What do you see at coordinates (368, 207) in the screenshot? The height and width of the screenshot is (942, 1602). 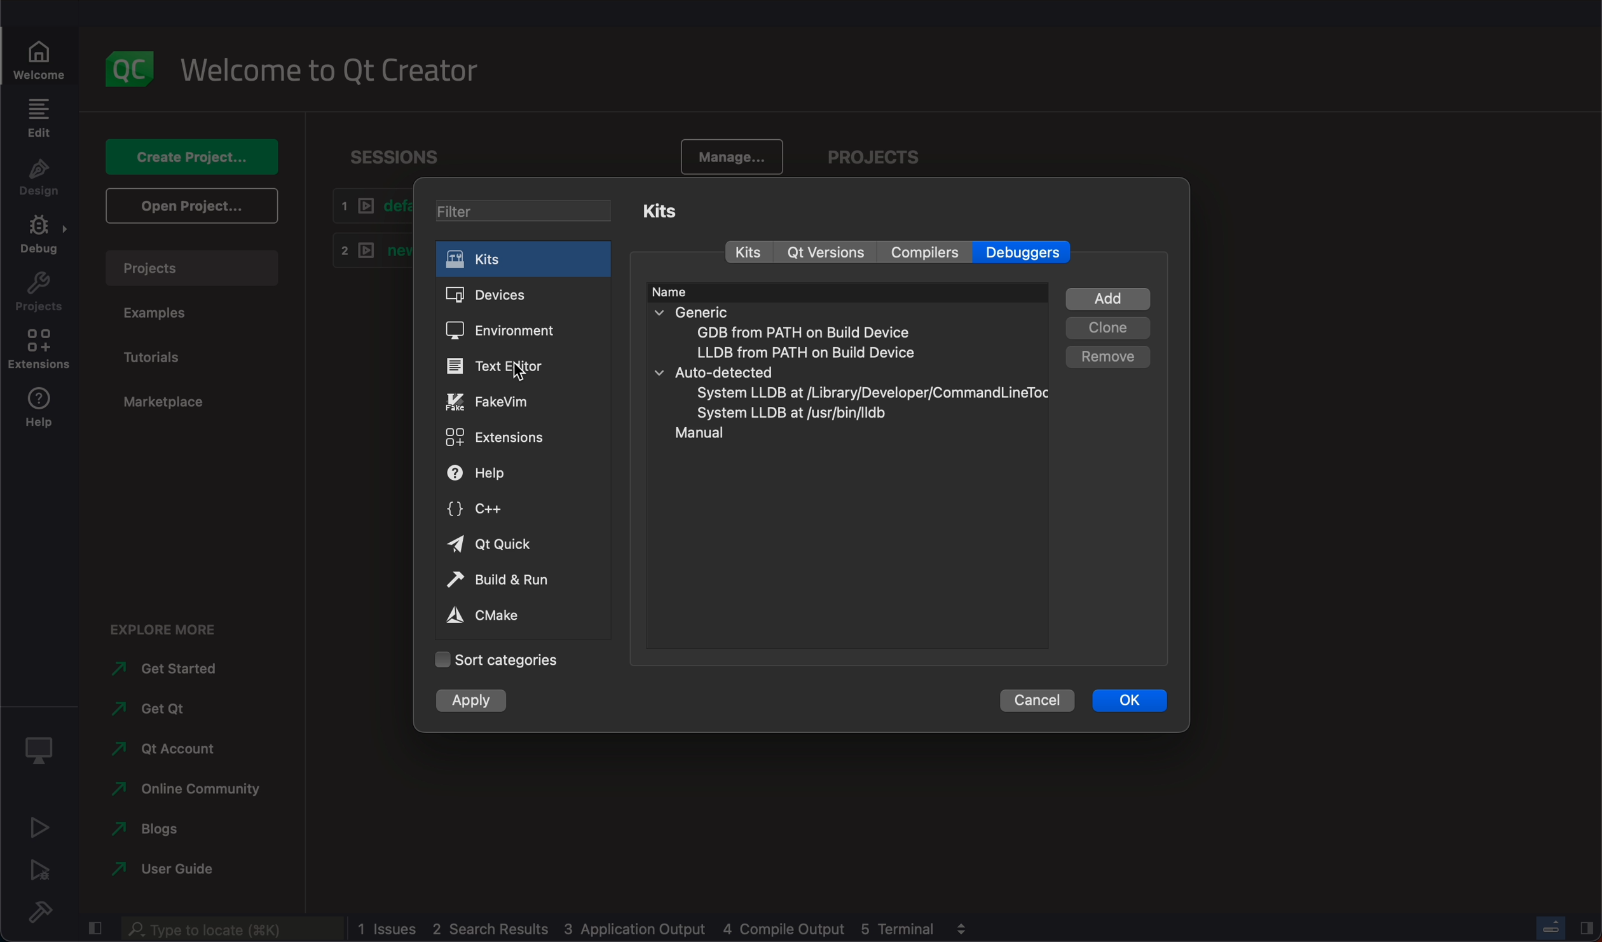 I see `default` at bounding box center [368, 207].